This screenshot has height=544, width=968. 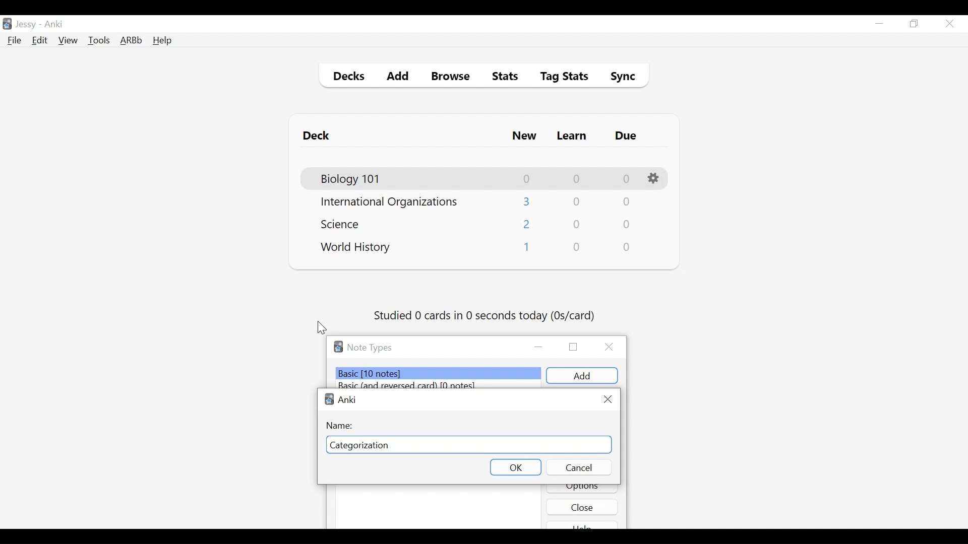 What do you see at coordinates (627, 179) in the screenshot?
I see `Due Card Count` at bounding box center [627, 179].